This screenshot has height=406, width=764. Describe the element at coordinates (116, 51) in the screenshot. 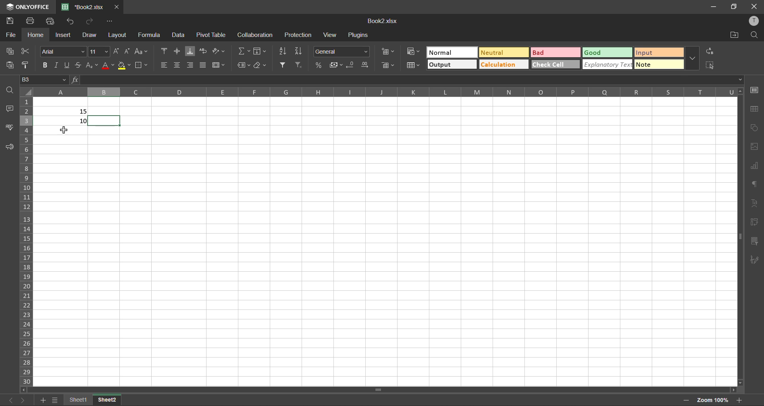

I see `increment size` at that location.